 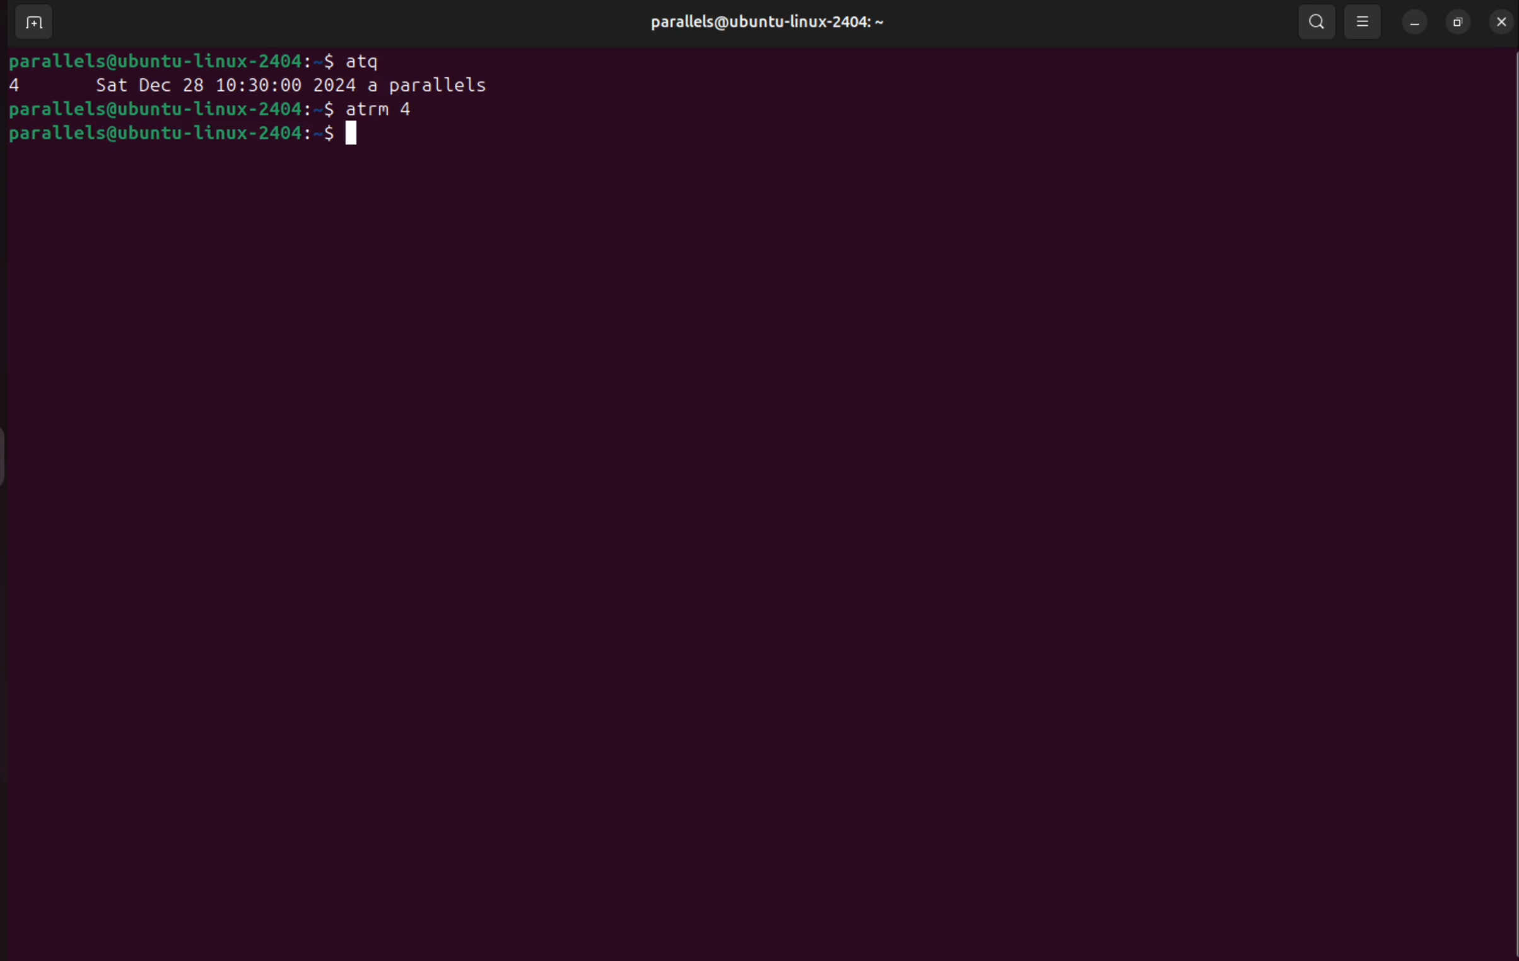 What do you see at coordinates (196, 62) in the screenshot?
I see `bash prompt` at bounding box center [196, 62].